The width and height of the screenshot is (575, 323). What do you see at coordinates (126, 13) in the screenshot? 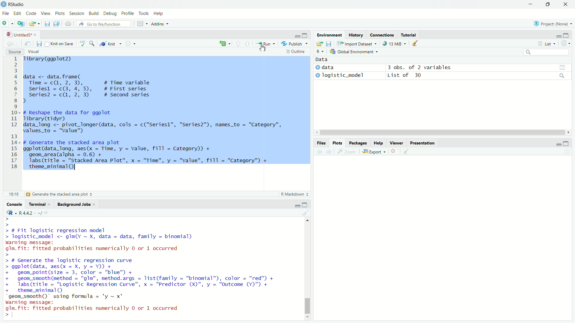
I see `Profile` at bounding box center [126, 13].